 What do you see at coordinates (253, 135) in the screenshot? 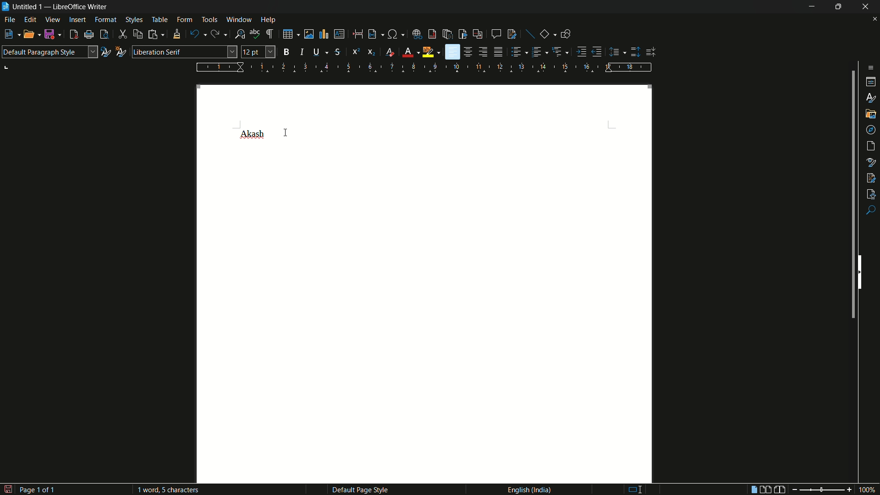
I see `font` at bounding box center [253, 135].